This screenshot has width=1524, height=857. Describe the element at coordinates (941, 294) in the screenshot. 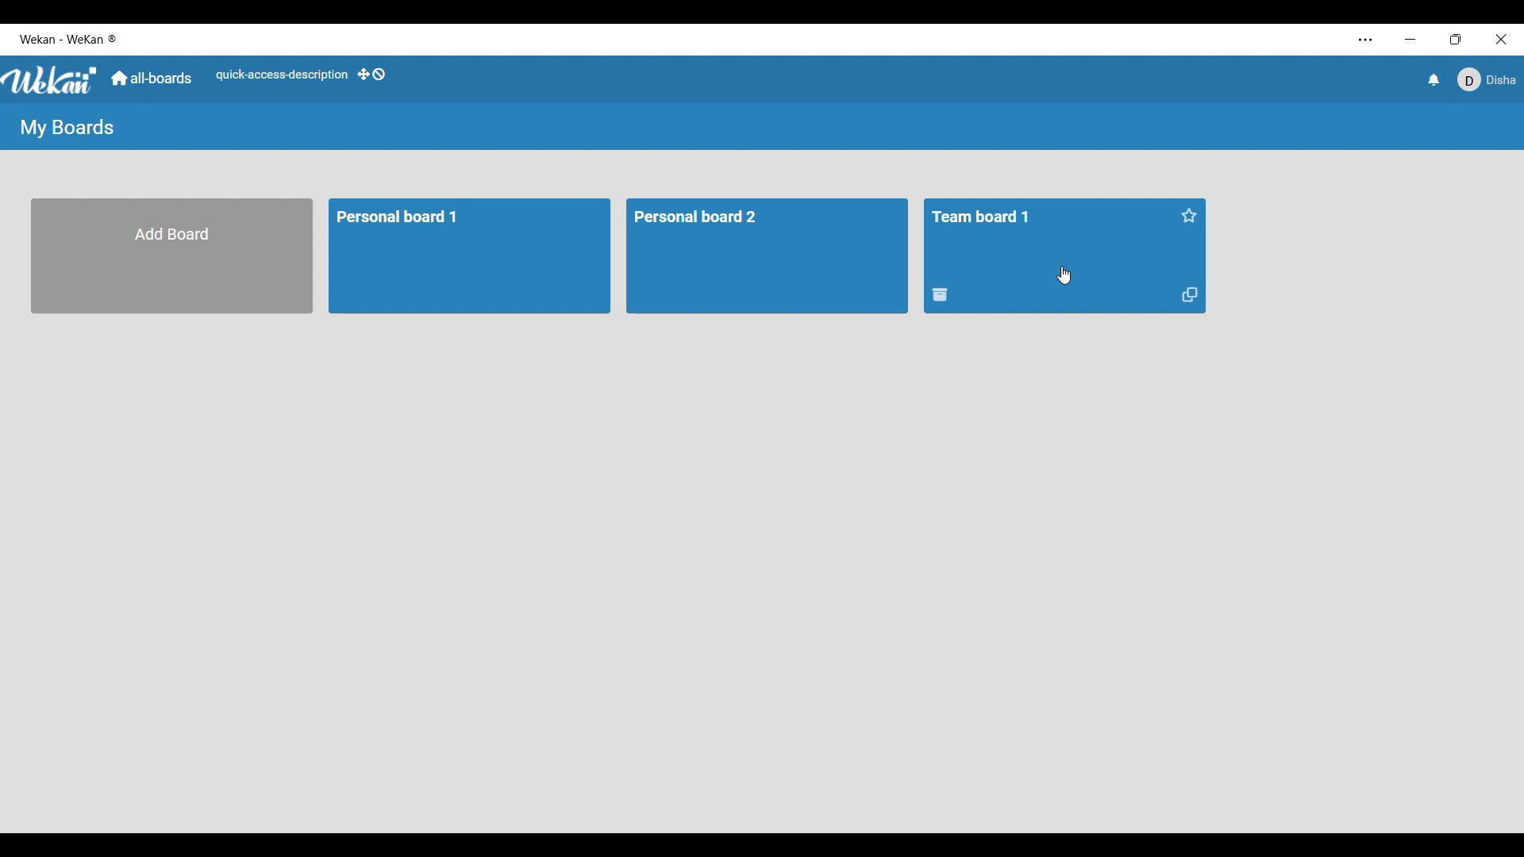

I see `Delete board` at that location.